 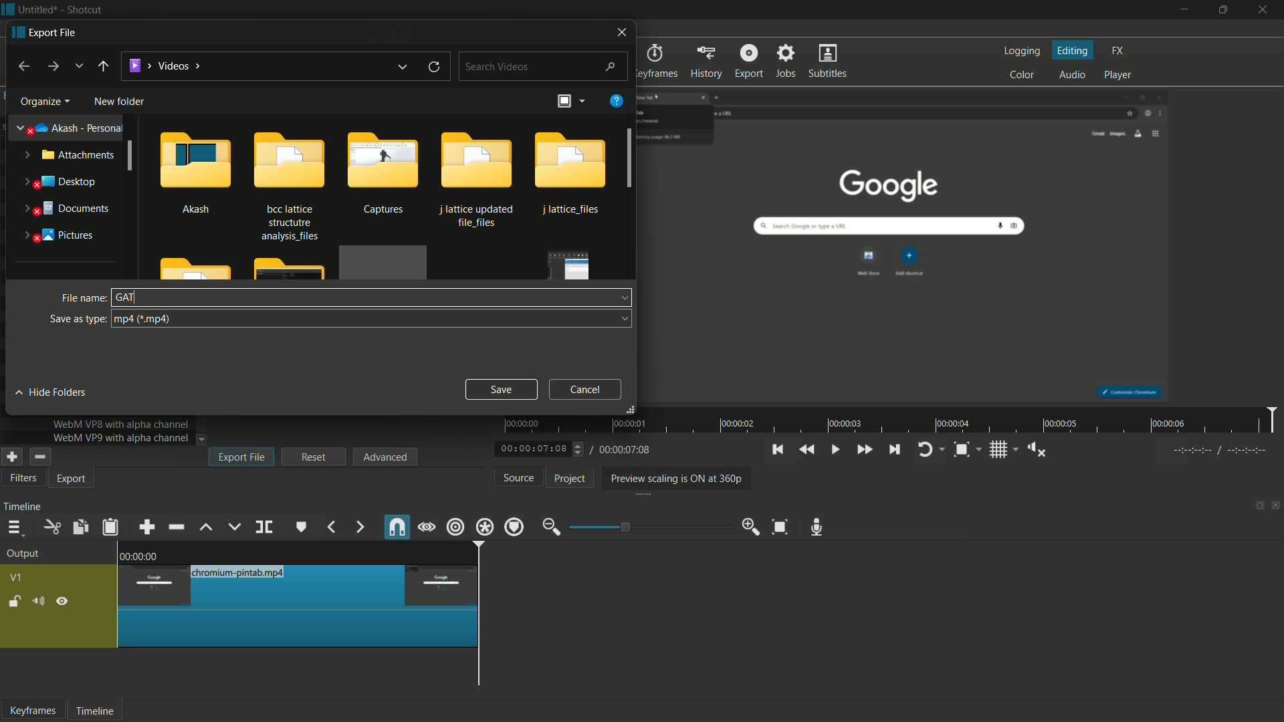 I want to click on history, so click(x=706, y=61).